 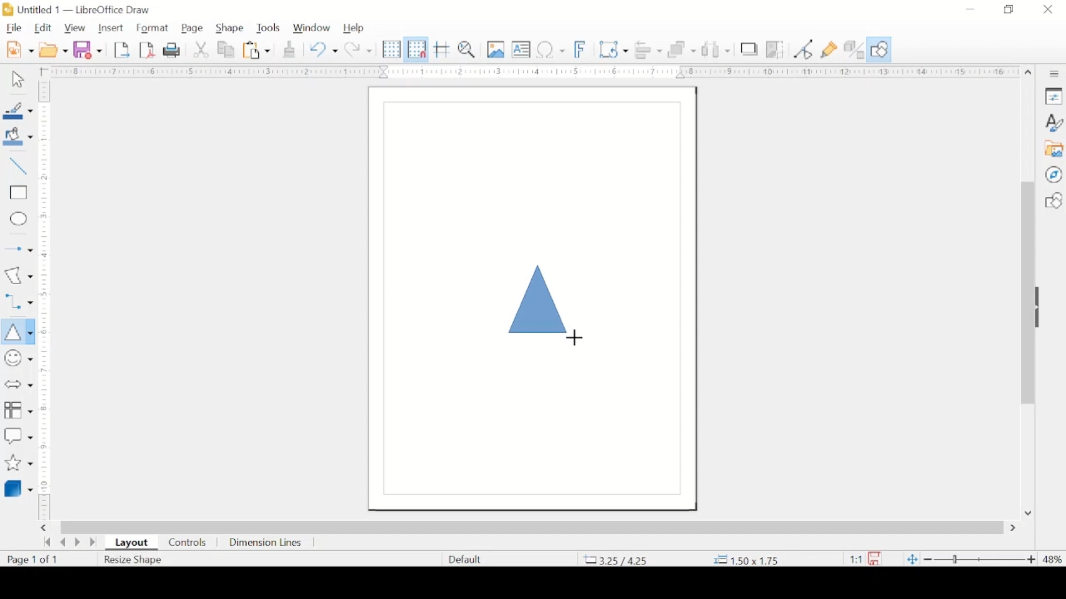 I want to click on zoom slider, so click(x=980, y=560).